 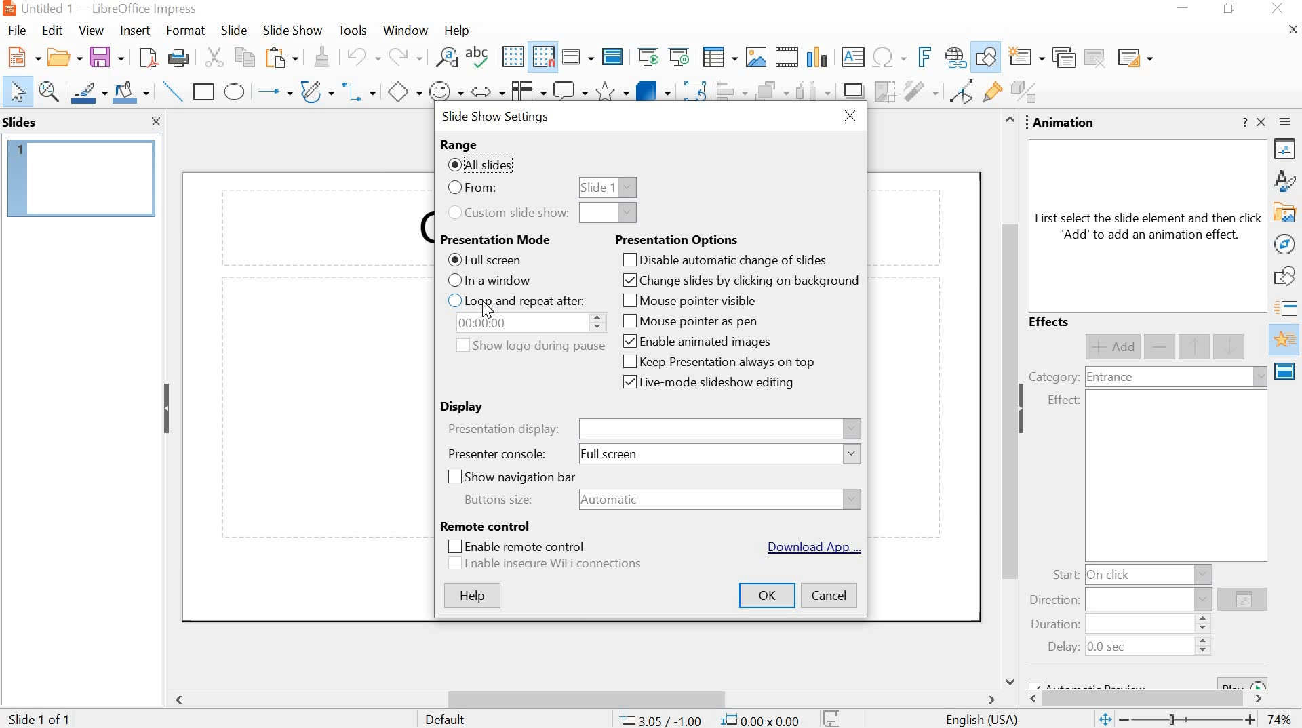 What do you see at coordinates (1287, 308) in the screenshot?
I see `slide transitions` at bounding box center [1287, 308].